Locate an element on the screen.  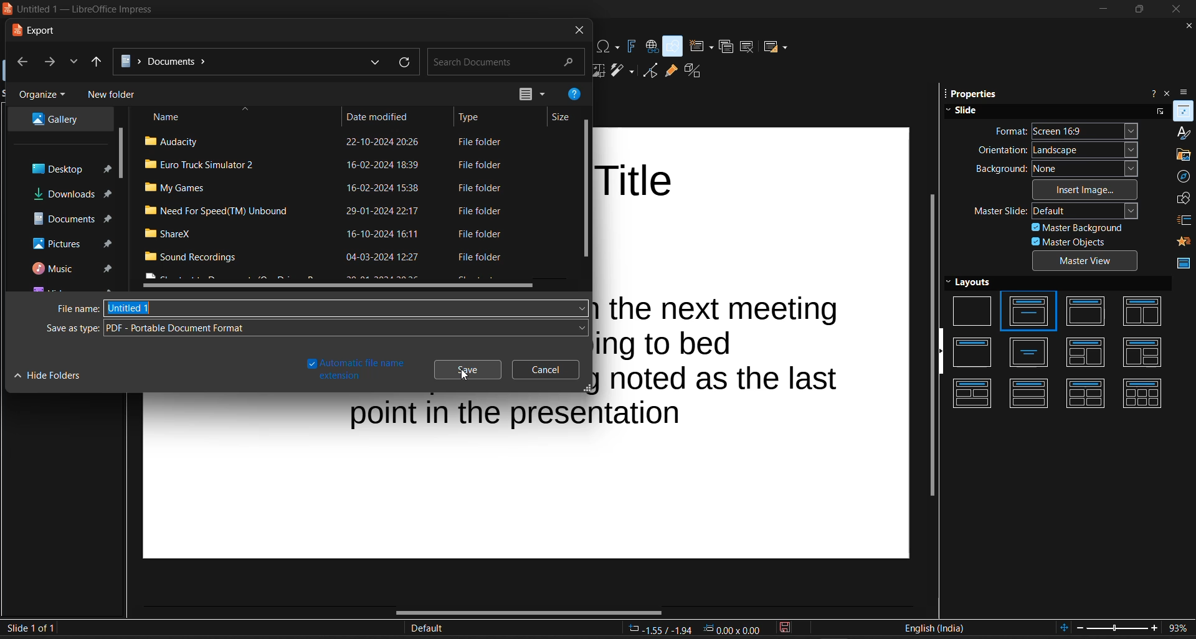
maximize is located at coordinates (1136, 9).